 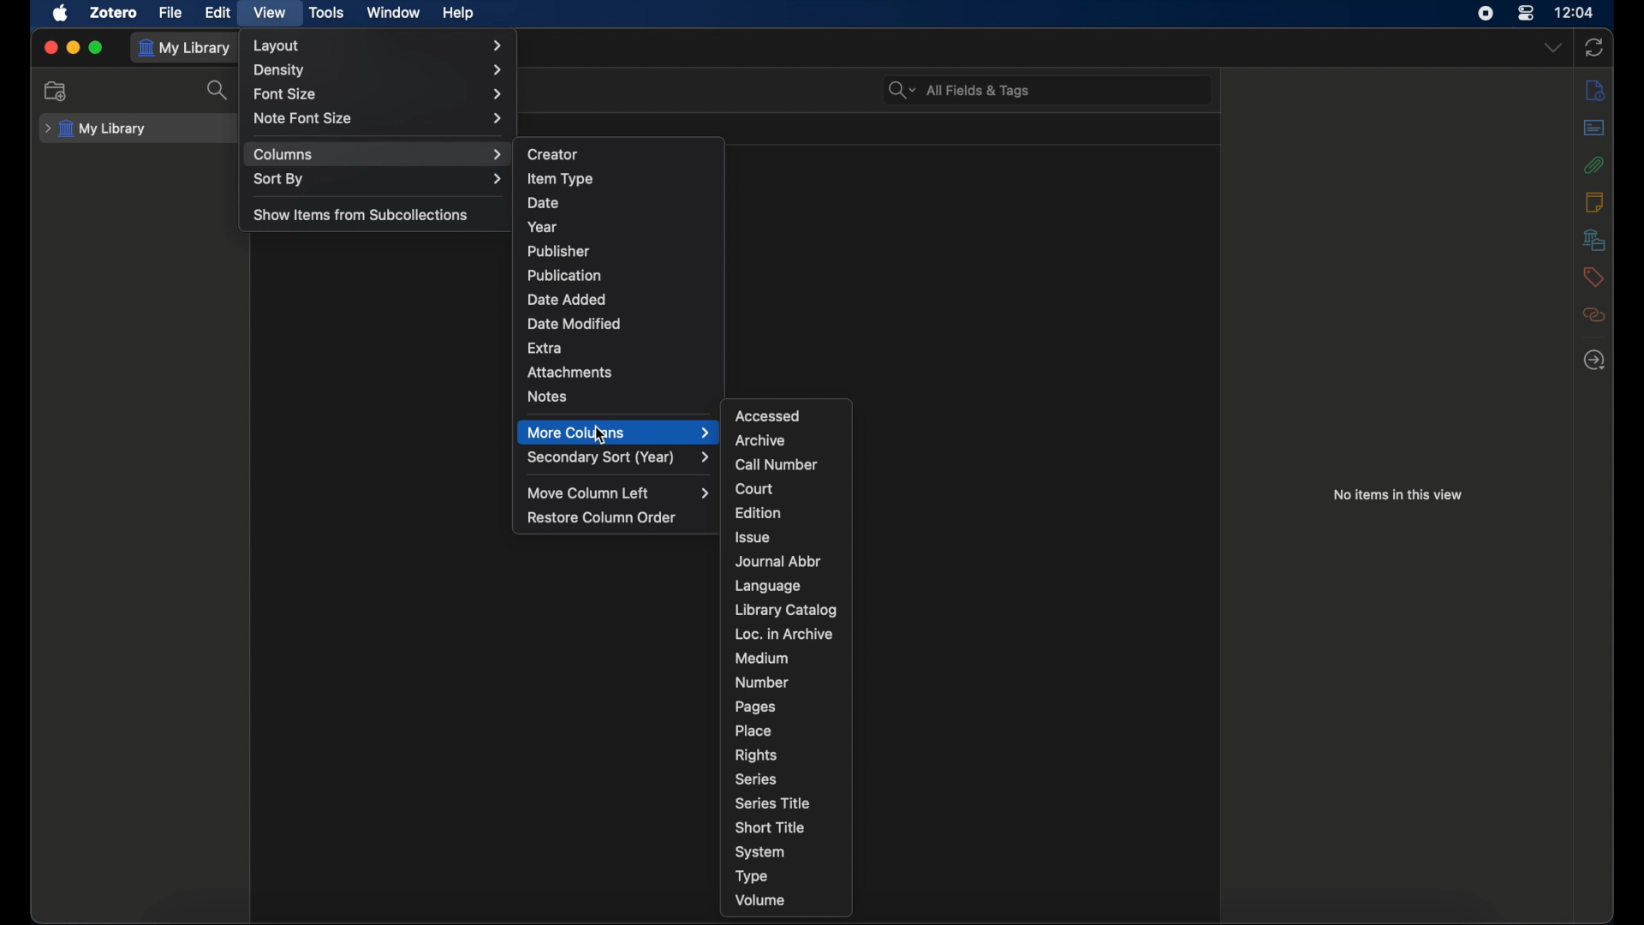 I want to click on edition, so click(x=759, y=511).